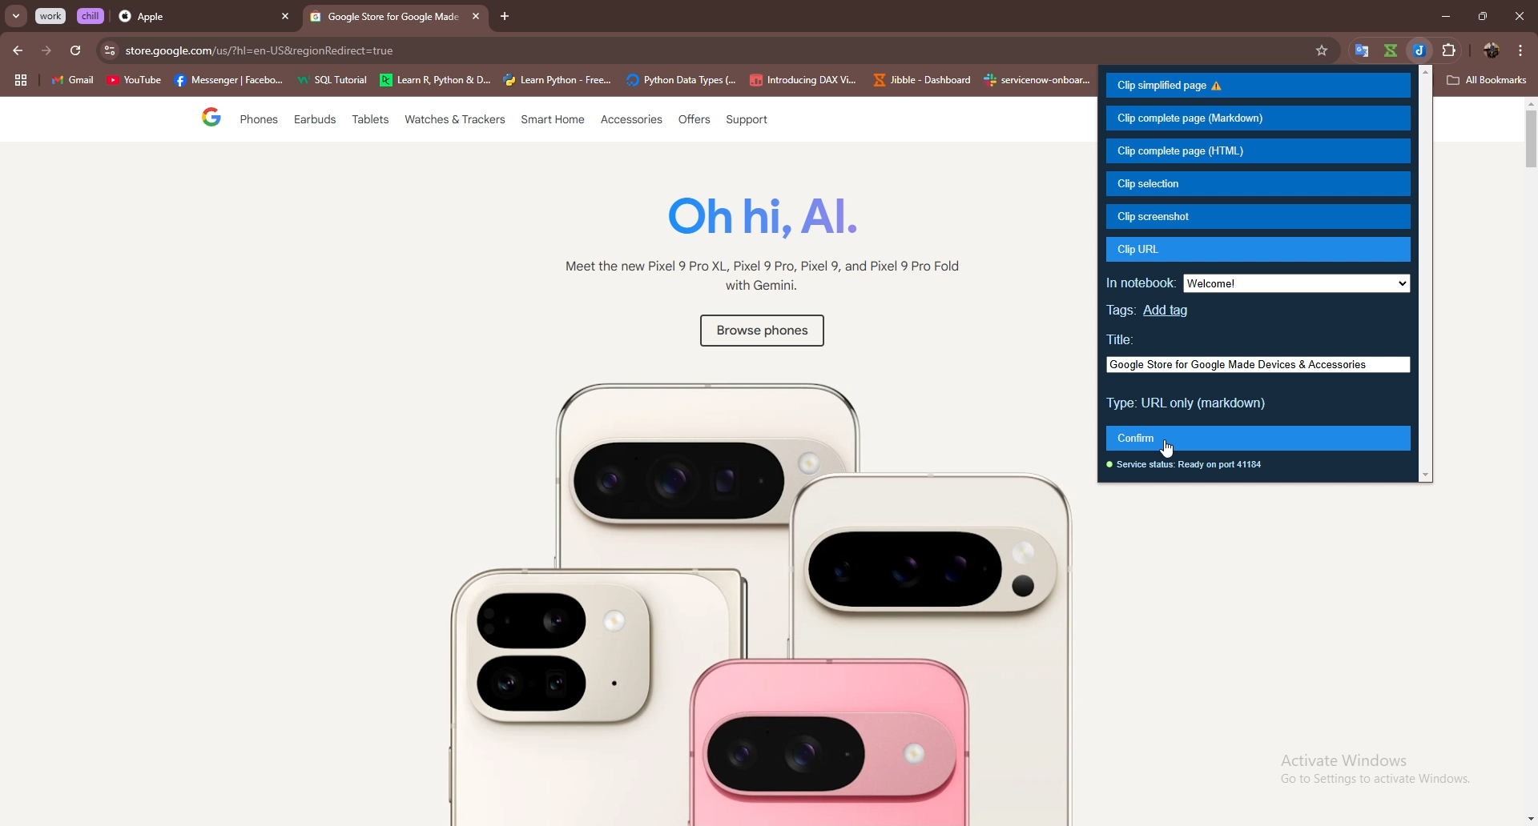 The width and height of the screenshot is (1538, 826). What do you see at coordinates (1254, 363) in the screenshot?
I see `jl Google Store for (Google Made Devices & Accessories` at bounding box center [1254, 363].